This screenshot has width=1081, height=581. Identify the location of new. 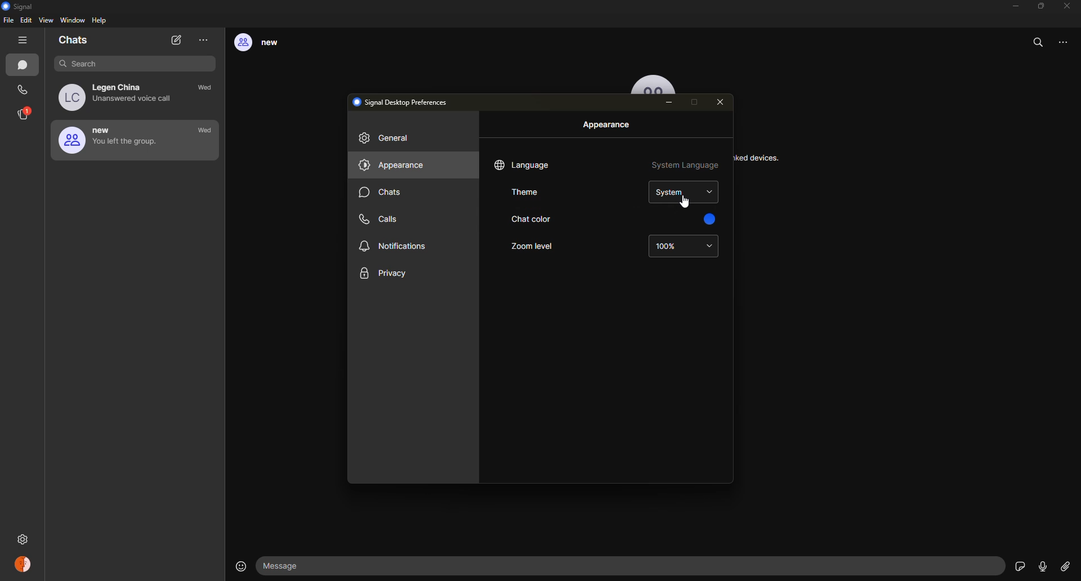
(265, 43).